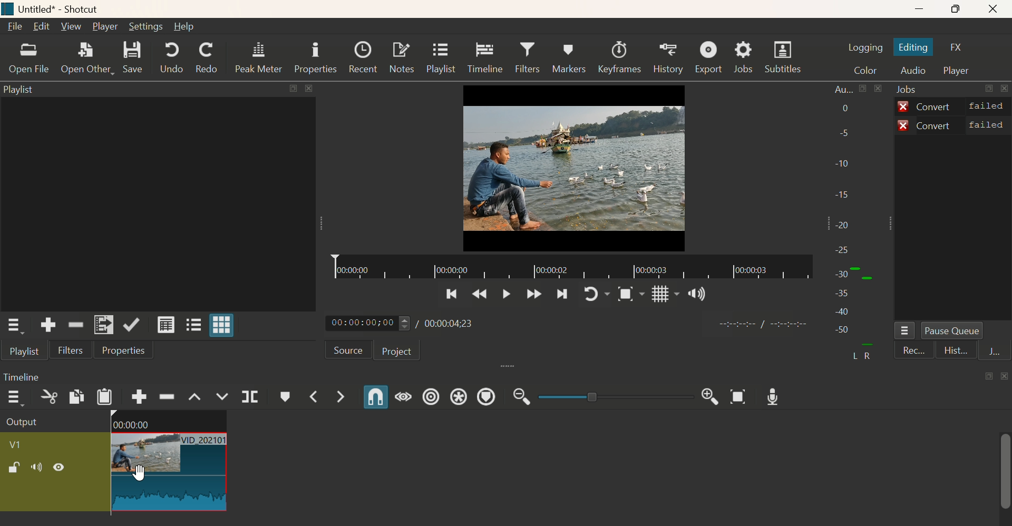  What do you see at coordinates (27, 61) in the screenshot?
I see `Open File` at bounding box center [27, 61].